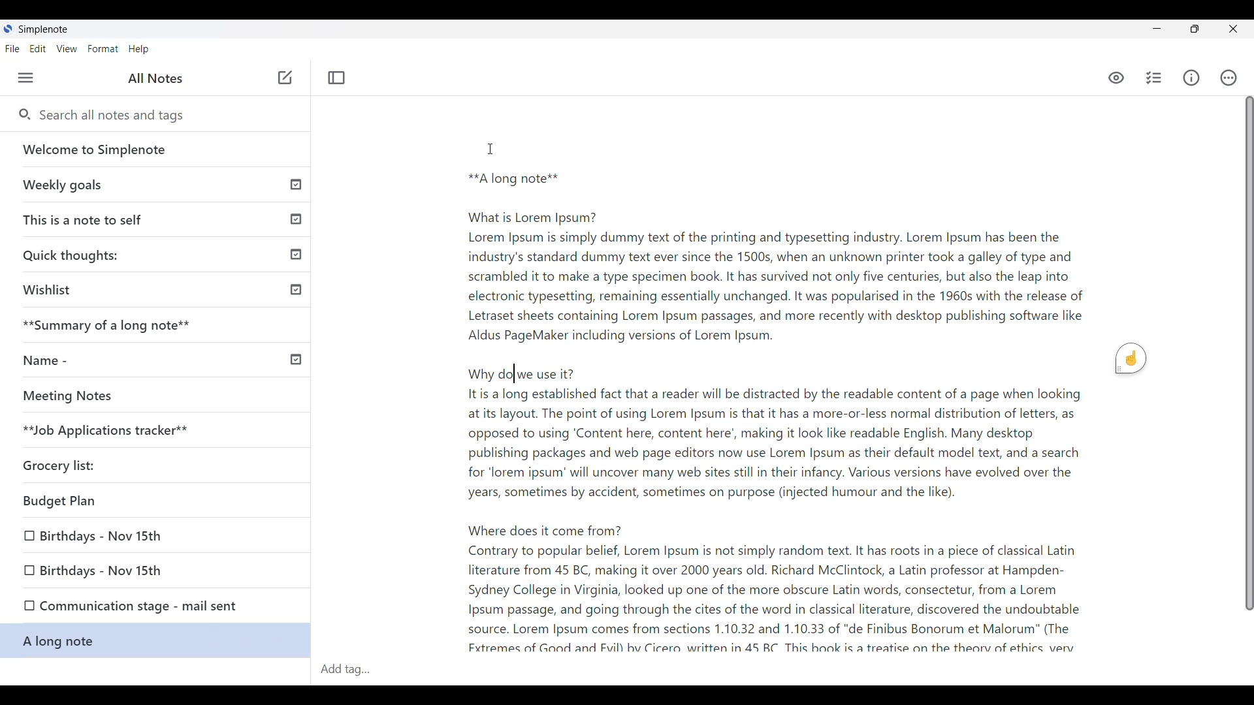 The height and width of the screenshot is (705, 1254). Describe the element at coordinates (1114, 78) in the screenshot. I see `Markdown preview` at that location.